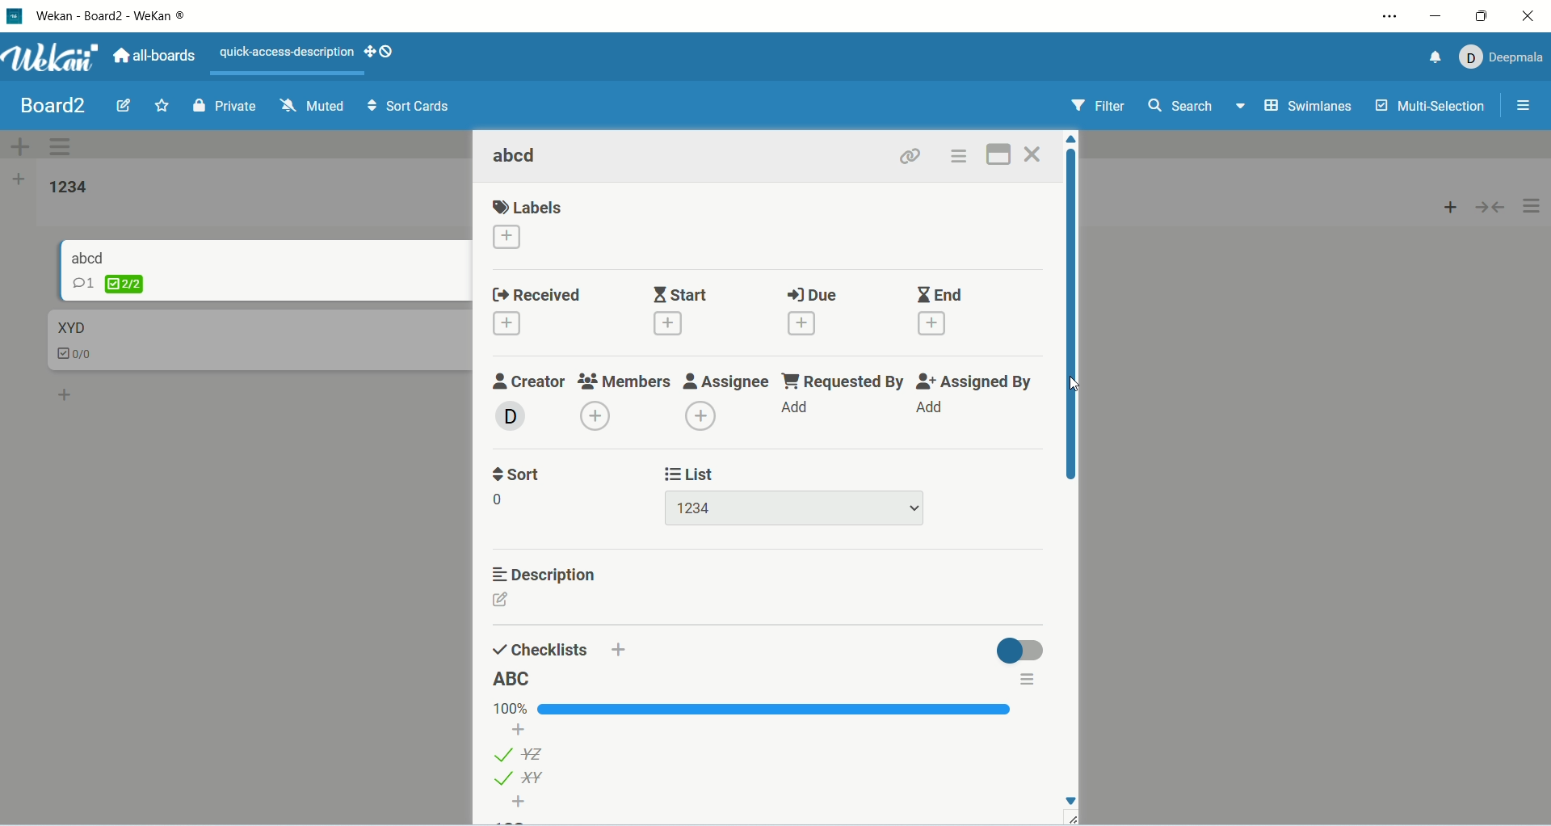 This screenshot has height=826, width=1551. Describe the element at coordinates (595, 415) in the screenshot. I see `add` at that location.